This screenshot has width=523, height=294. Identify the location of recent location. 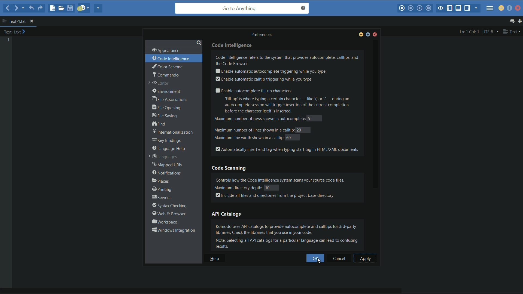
(22, 9).